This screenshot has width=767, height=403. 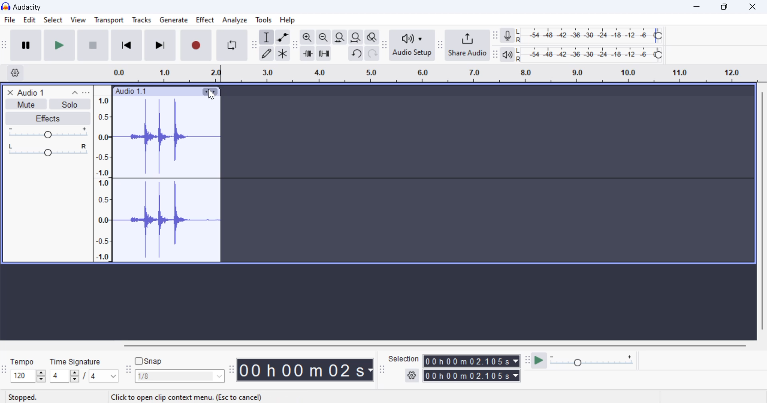 What do you see at coordinates (131, 92) in the screenshot?
I see `Clip Label` at bounding box center [131, 92].